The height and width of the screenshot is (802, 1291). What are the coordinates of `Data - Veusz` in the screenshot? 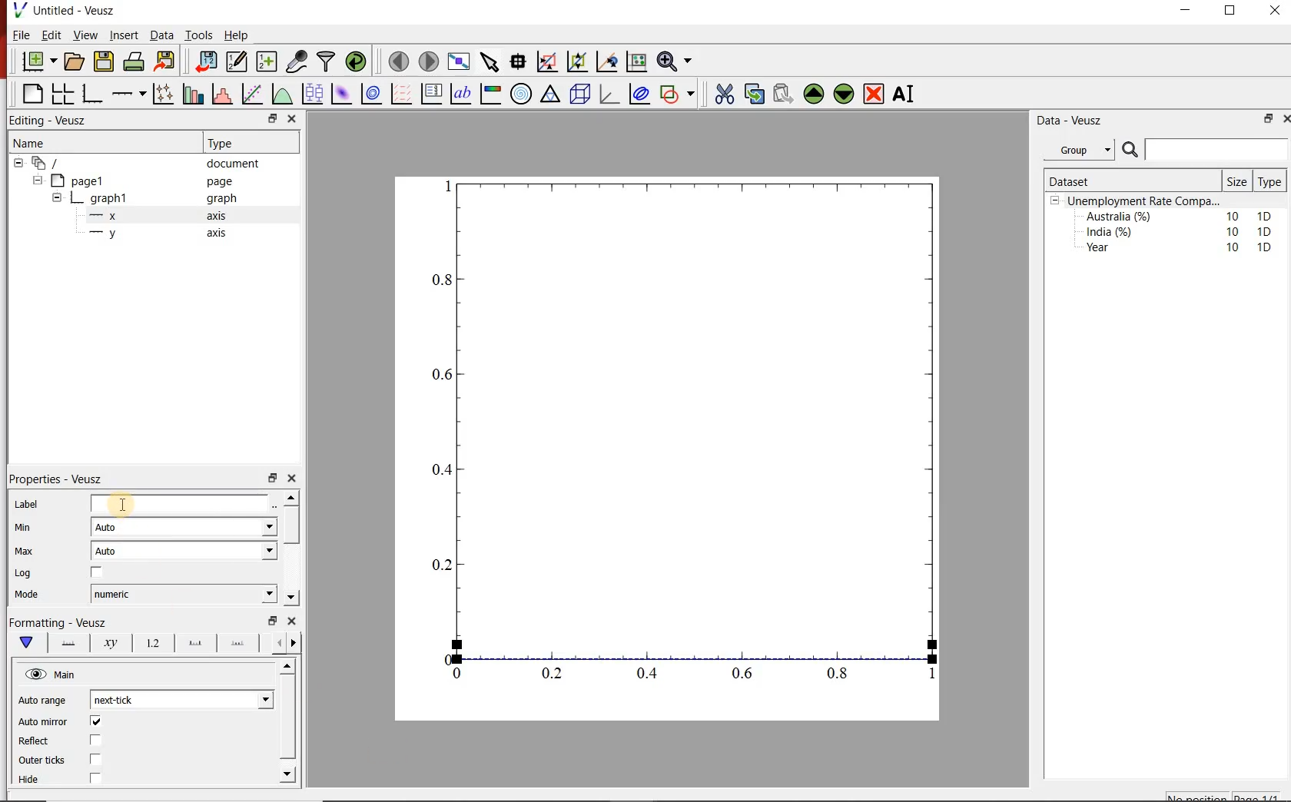 It's located at (1084, 121).